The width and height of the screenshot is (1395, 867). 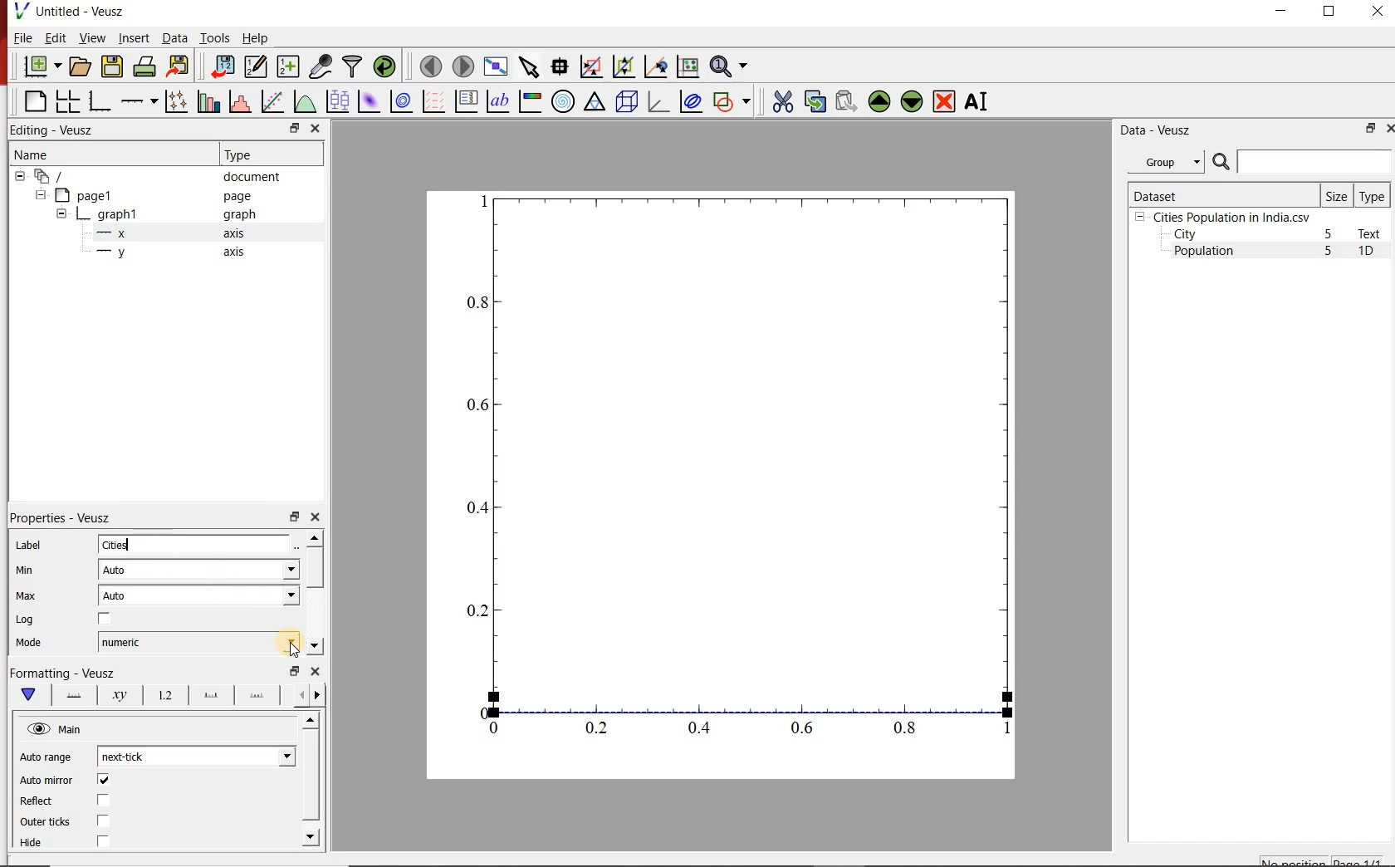 I want to click on Add an axis to the plot, so click(x=139, y=99).